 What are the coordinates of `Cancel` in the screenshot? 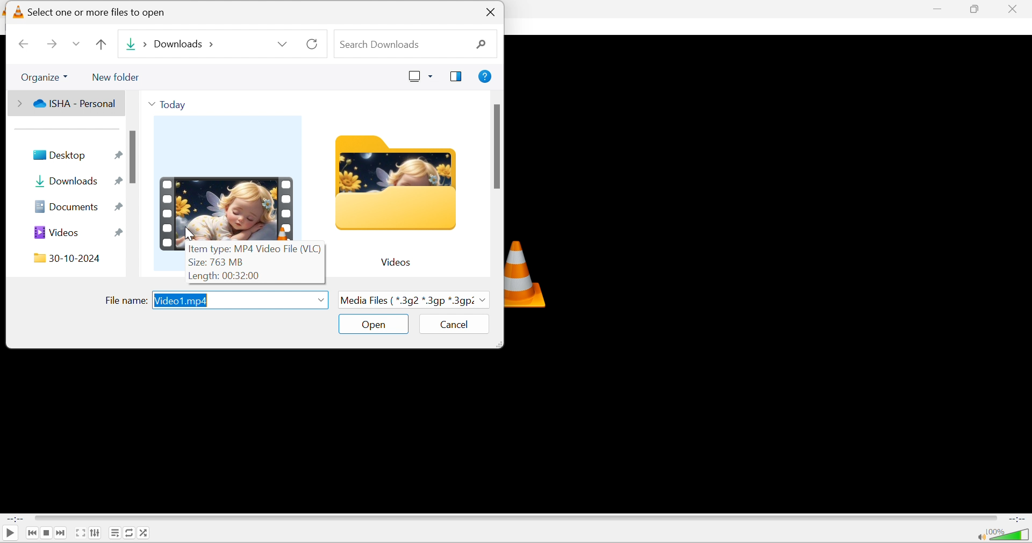 It's located at (455, 323).